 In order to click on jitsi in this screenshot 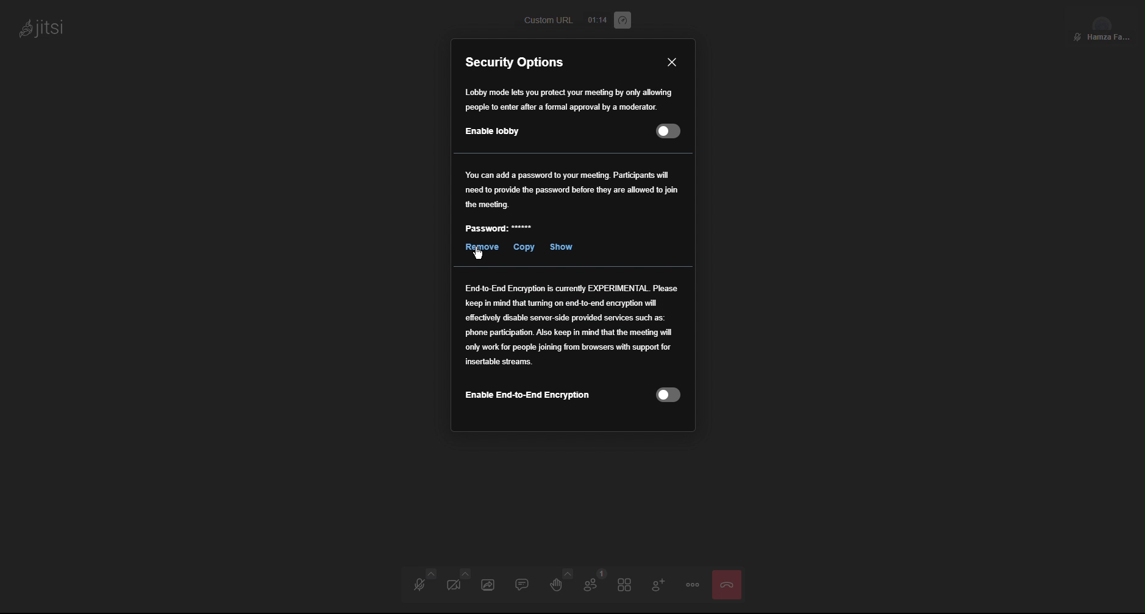, I will do `click(40, 26)`.